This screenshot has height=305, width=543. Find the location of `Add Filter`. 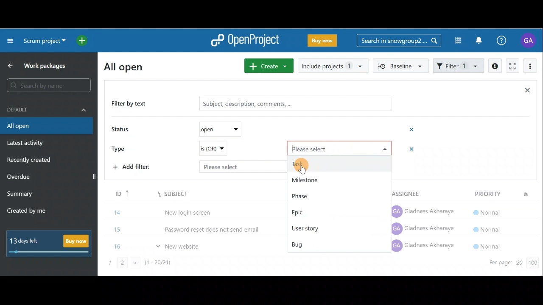

Add Filter is located at coordinates (134, 168).